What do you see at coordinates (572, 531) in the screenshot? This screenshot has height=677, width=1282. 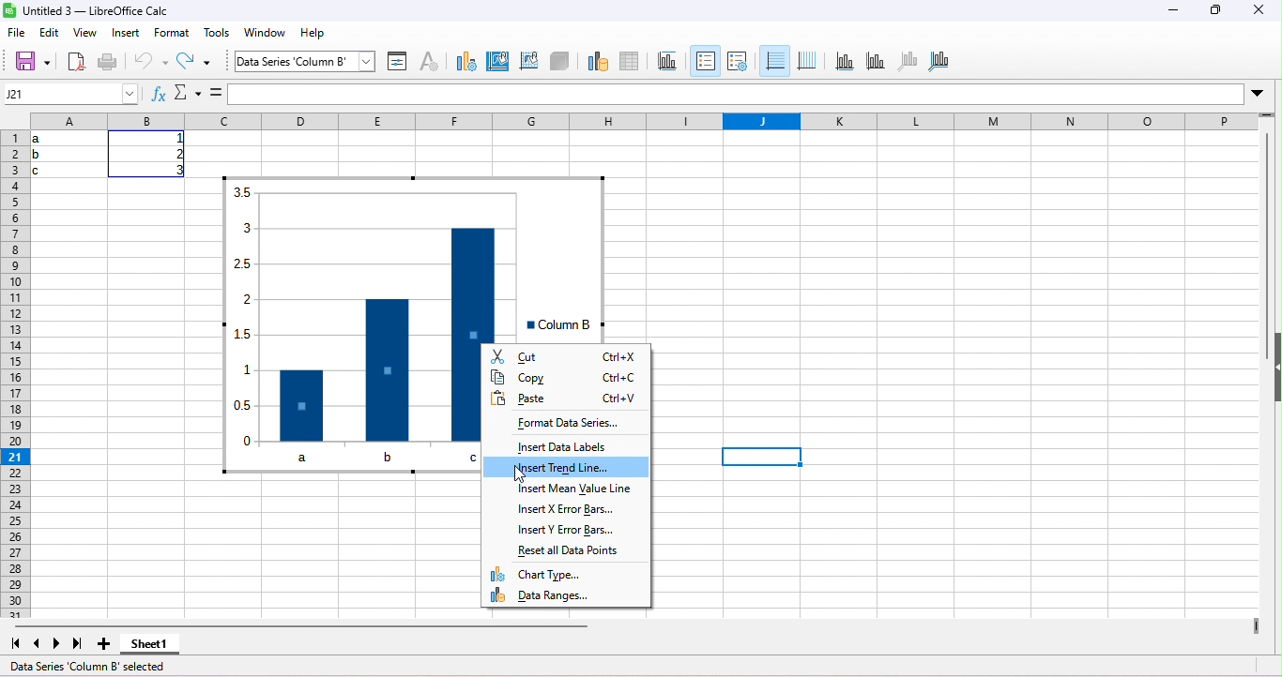 I see `insert y error bar` at bounding box center [572, 531].